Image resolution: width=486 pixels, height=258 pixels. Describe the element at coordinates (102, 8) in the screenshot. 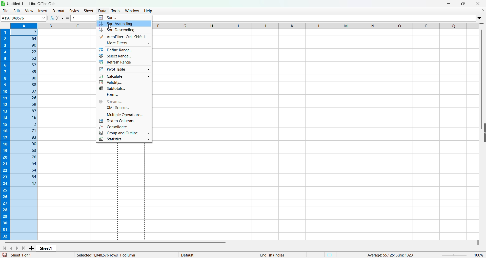

I see `Data` at that location.